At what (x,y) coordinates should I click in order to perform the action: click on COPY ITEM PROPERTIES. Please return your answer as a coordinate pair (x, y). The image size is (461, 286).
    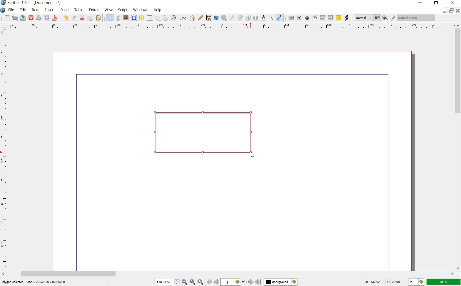
    Looking at the image, I should click on (271, 18).